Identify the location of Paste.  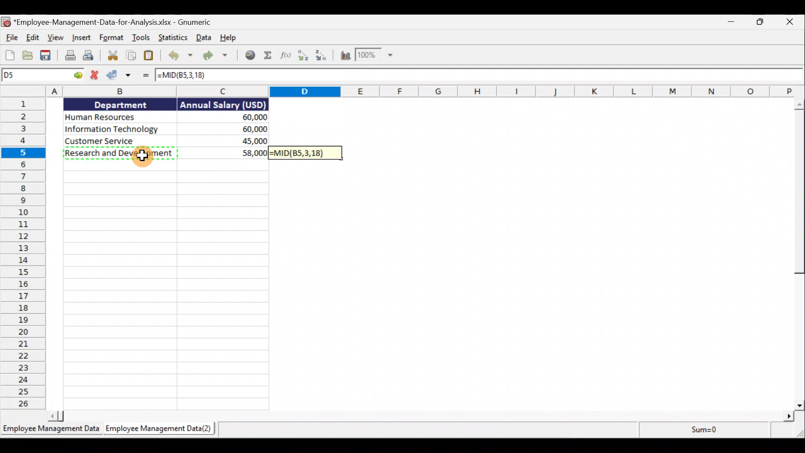
(149, 55).